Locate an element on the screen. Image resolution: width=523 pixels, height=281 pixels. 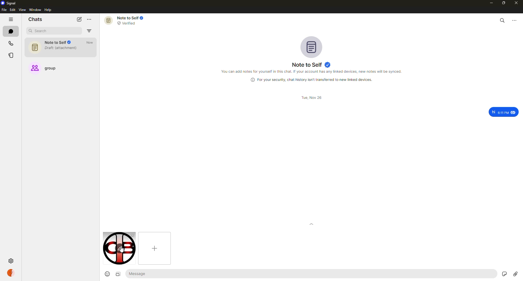
signal is located at coordinates (10, 3).